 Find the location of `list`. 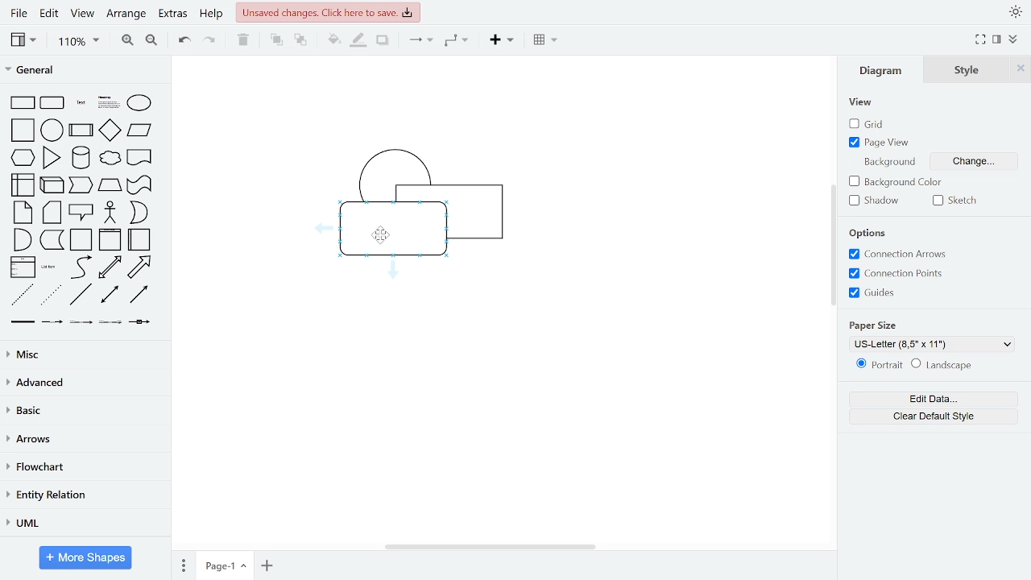

list is located at coordinates (21, 267).